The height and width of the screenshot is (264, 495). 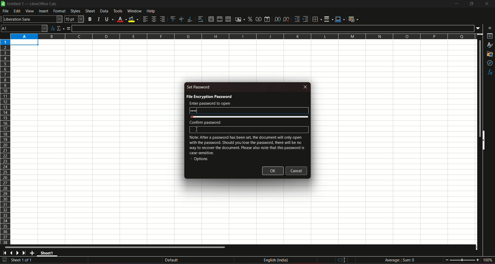 What do you see at coordinates (489, 28) in the screenshot?
I see `sidebar settings` at bounding box center [489, 28].